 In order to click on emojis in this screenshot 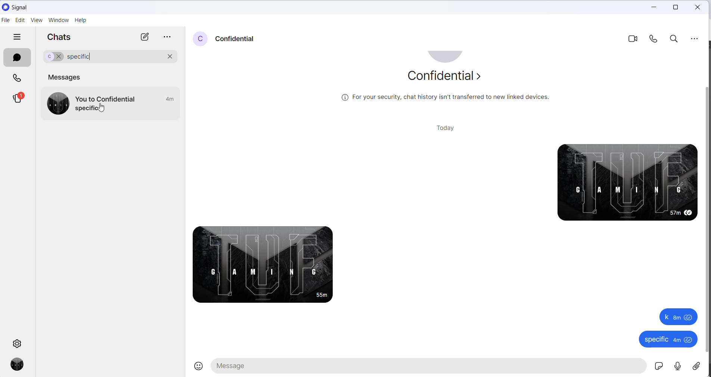, I will do `click(199, 367)`.